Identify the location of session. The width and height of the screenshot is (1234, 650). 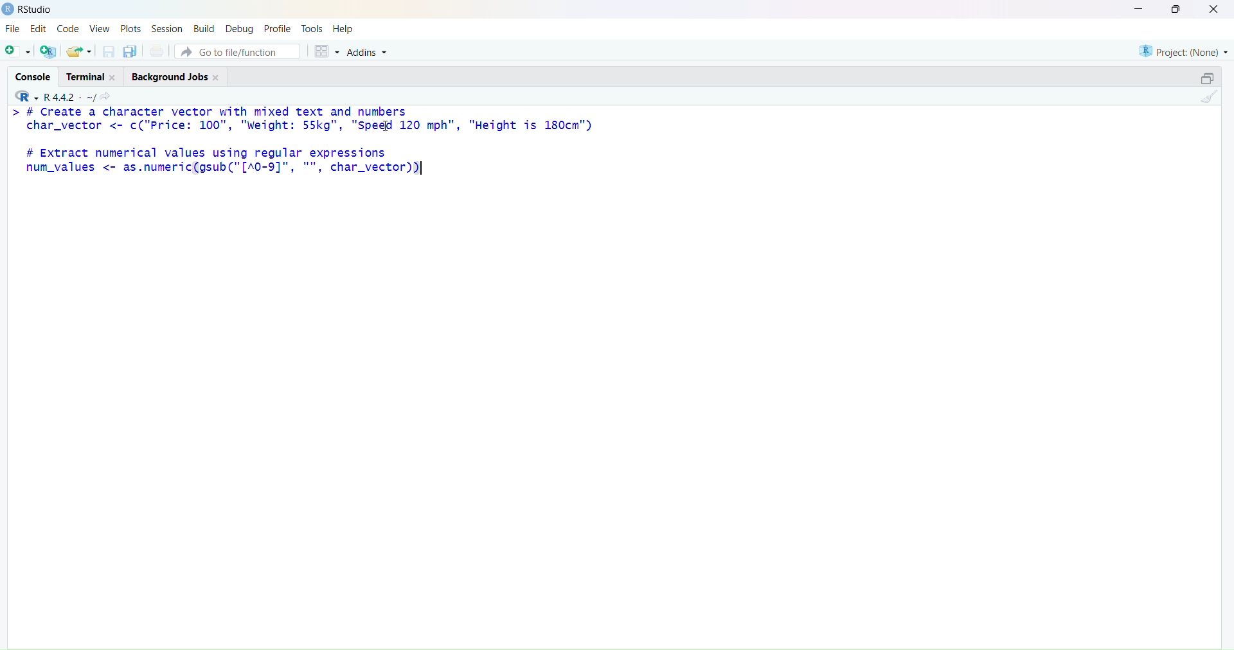
(168, 30).